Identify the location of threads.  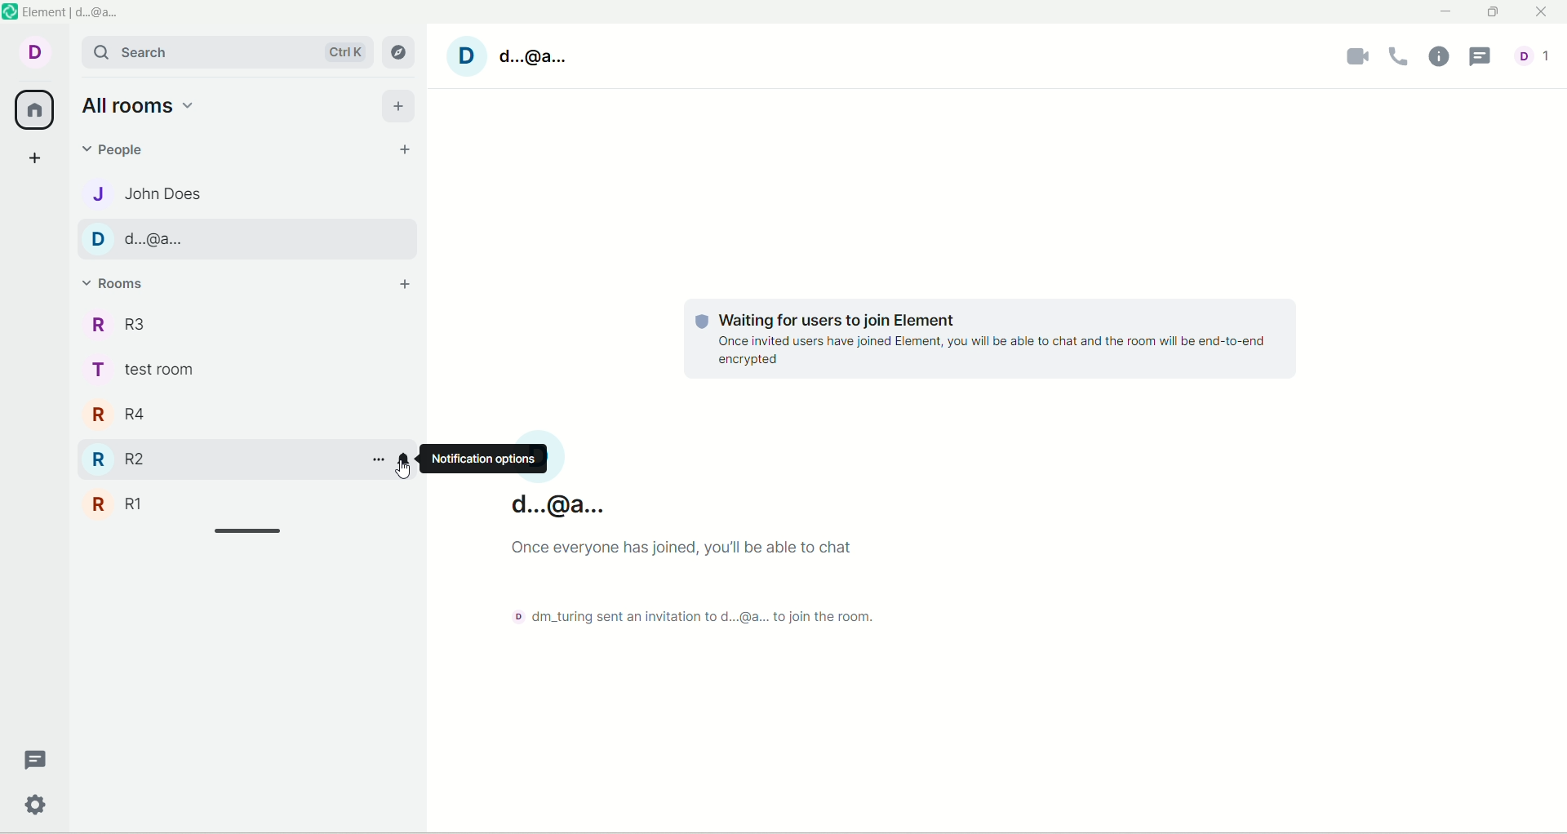
(1480, 56).